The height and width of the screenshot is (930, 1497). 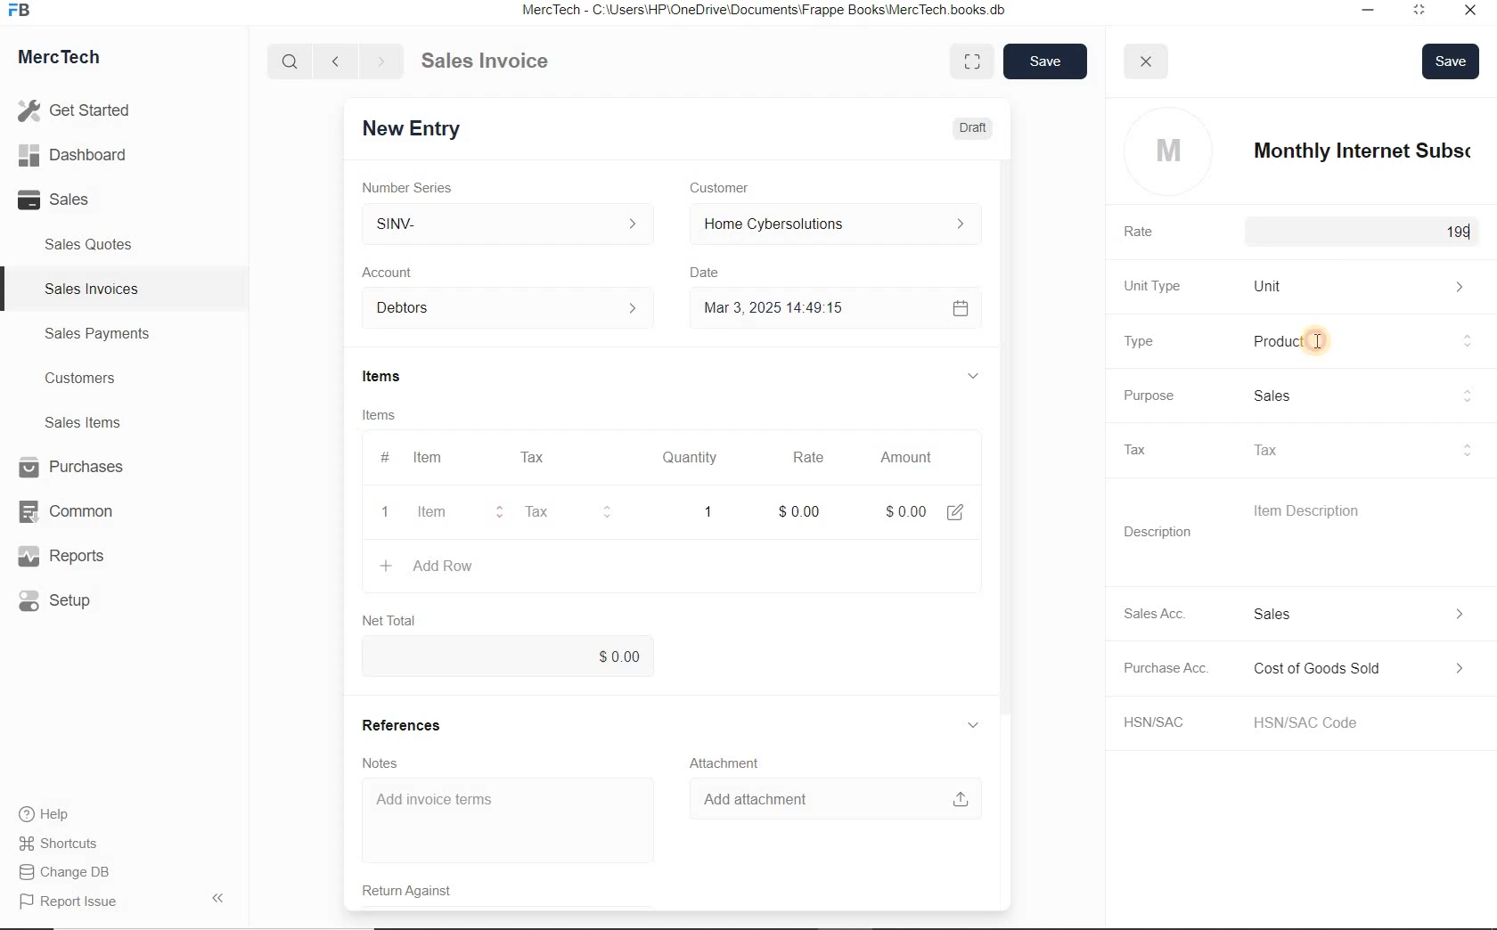 What do you see at coordinates (1322, 722) in the screenshot?
I see `HSN/SAC Code` at bounding box center [1322, 722].